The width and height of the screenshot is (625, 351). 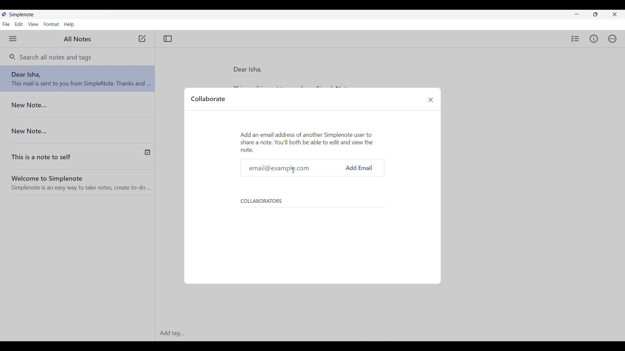 What do you see at coordinates (208, 98) in the screenshot?
I see `Collaborate` at bounding box center [208, 98].